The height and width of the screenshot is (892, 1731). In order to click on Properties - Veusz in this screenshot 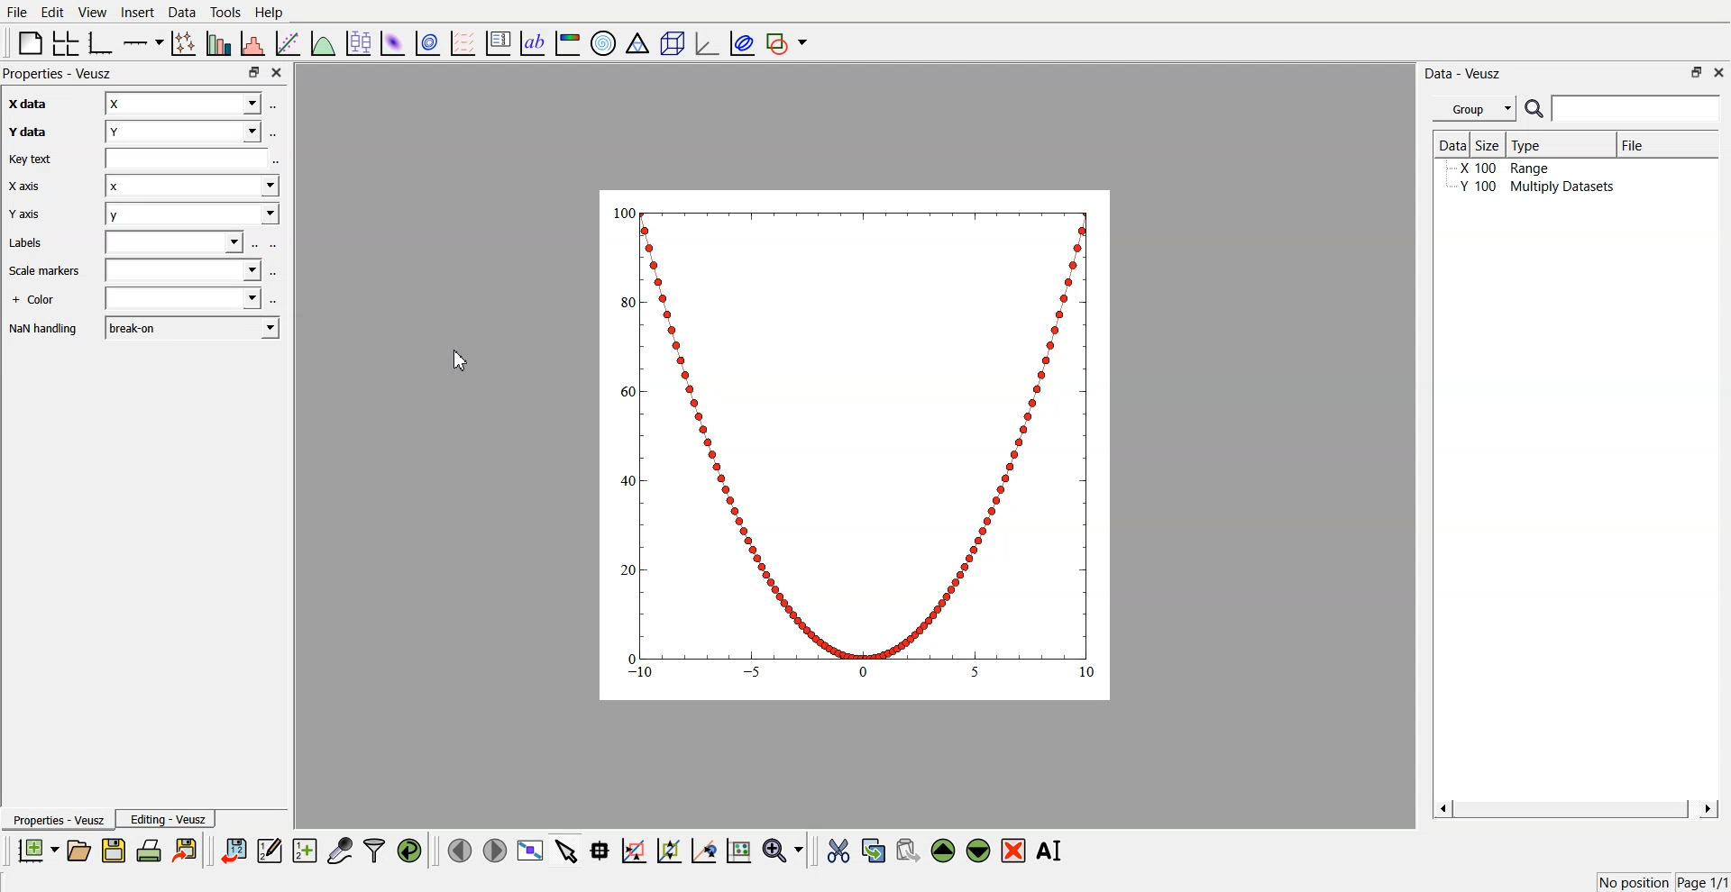, I will do `click(62, 74)`.